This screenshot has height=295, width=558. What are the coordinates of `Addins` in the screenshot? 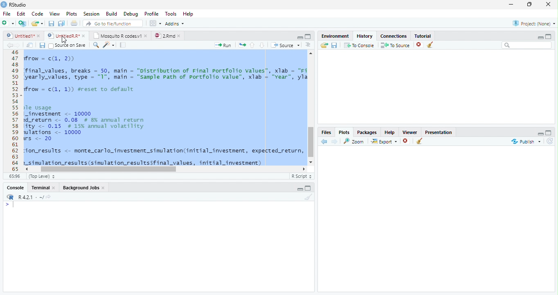 It's located at (175, 23).